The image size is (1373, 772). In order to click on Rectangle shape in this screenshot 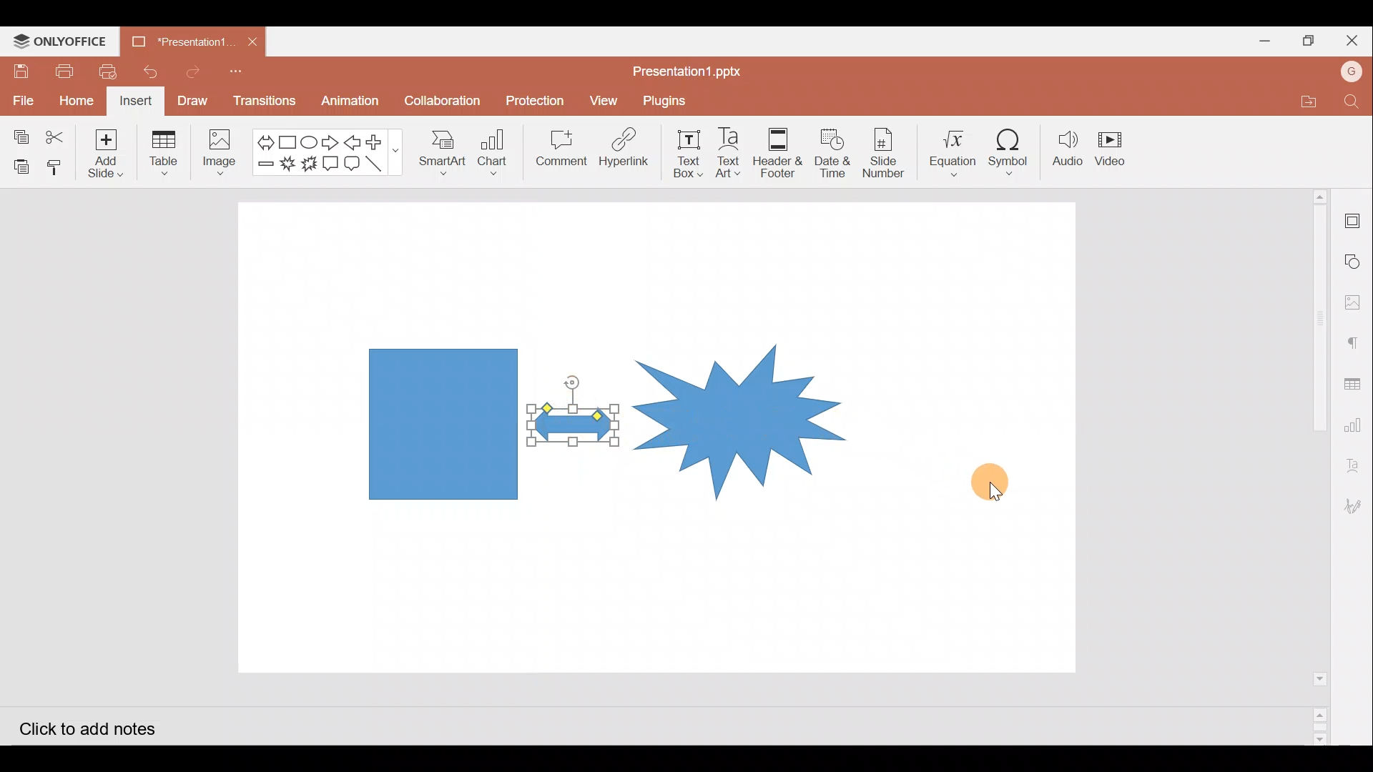, I will do `click(441, 421)`.